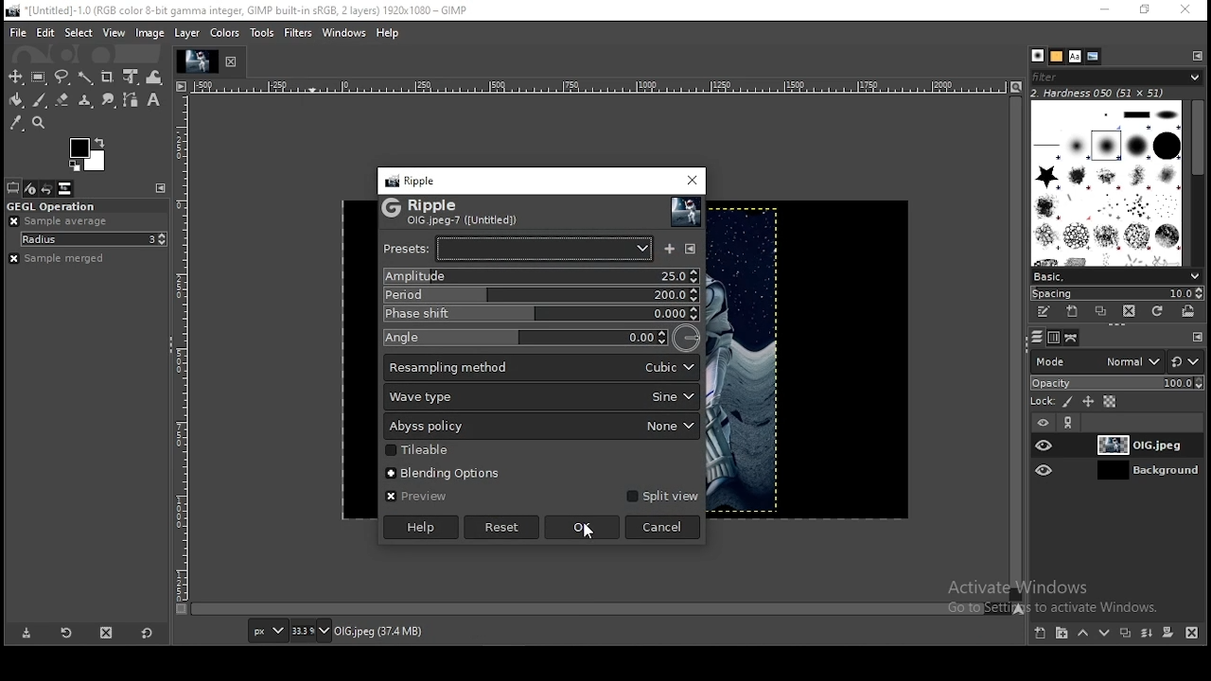  I want to click on gegl operation, so click(84, 206).